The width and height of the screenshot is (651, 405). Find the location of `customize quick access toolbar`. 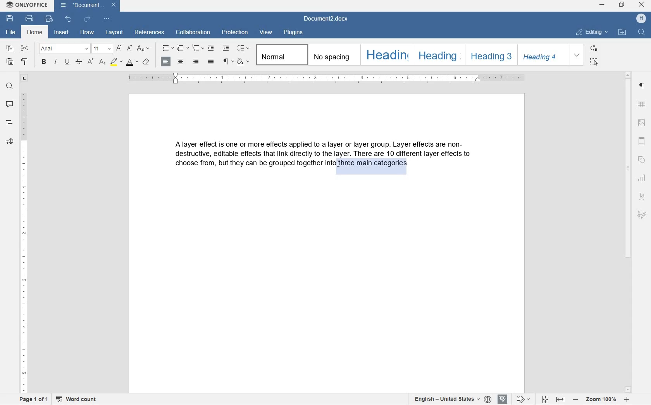

customize quick access toolbar is located at coordinates (107, 20).